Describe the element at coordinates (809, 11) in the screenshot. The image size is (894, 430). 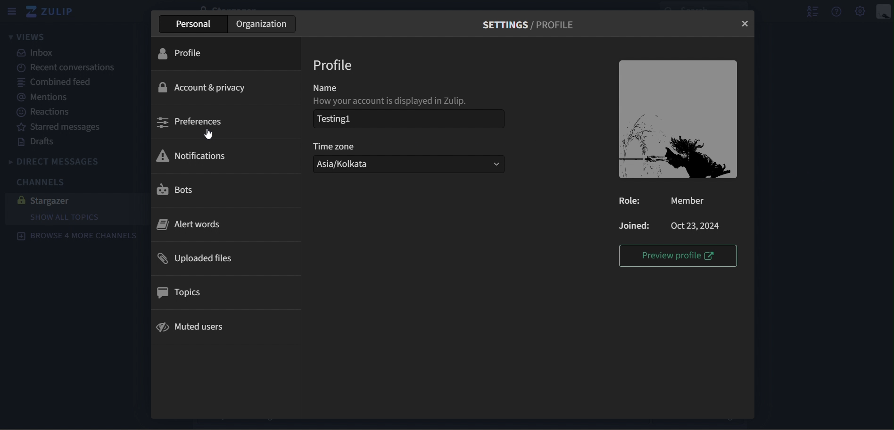
I see `hide user list` at that location.